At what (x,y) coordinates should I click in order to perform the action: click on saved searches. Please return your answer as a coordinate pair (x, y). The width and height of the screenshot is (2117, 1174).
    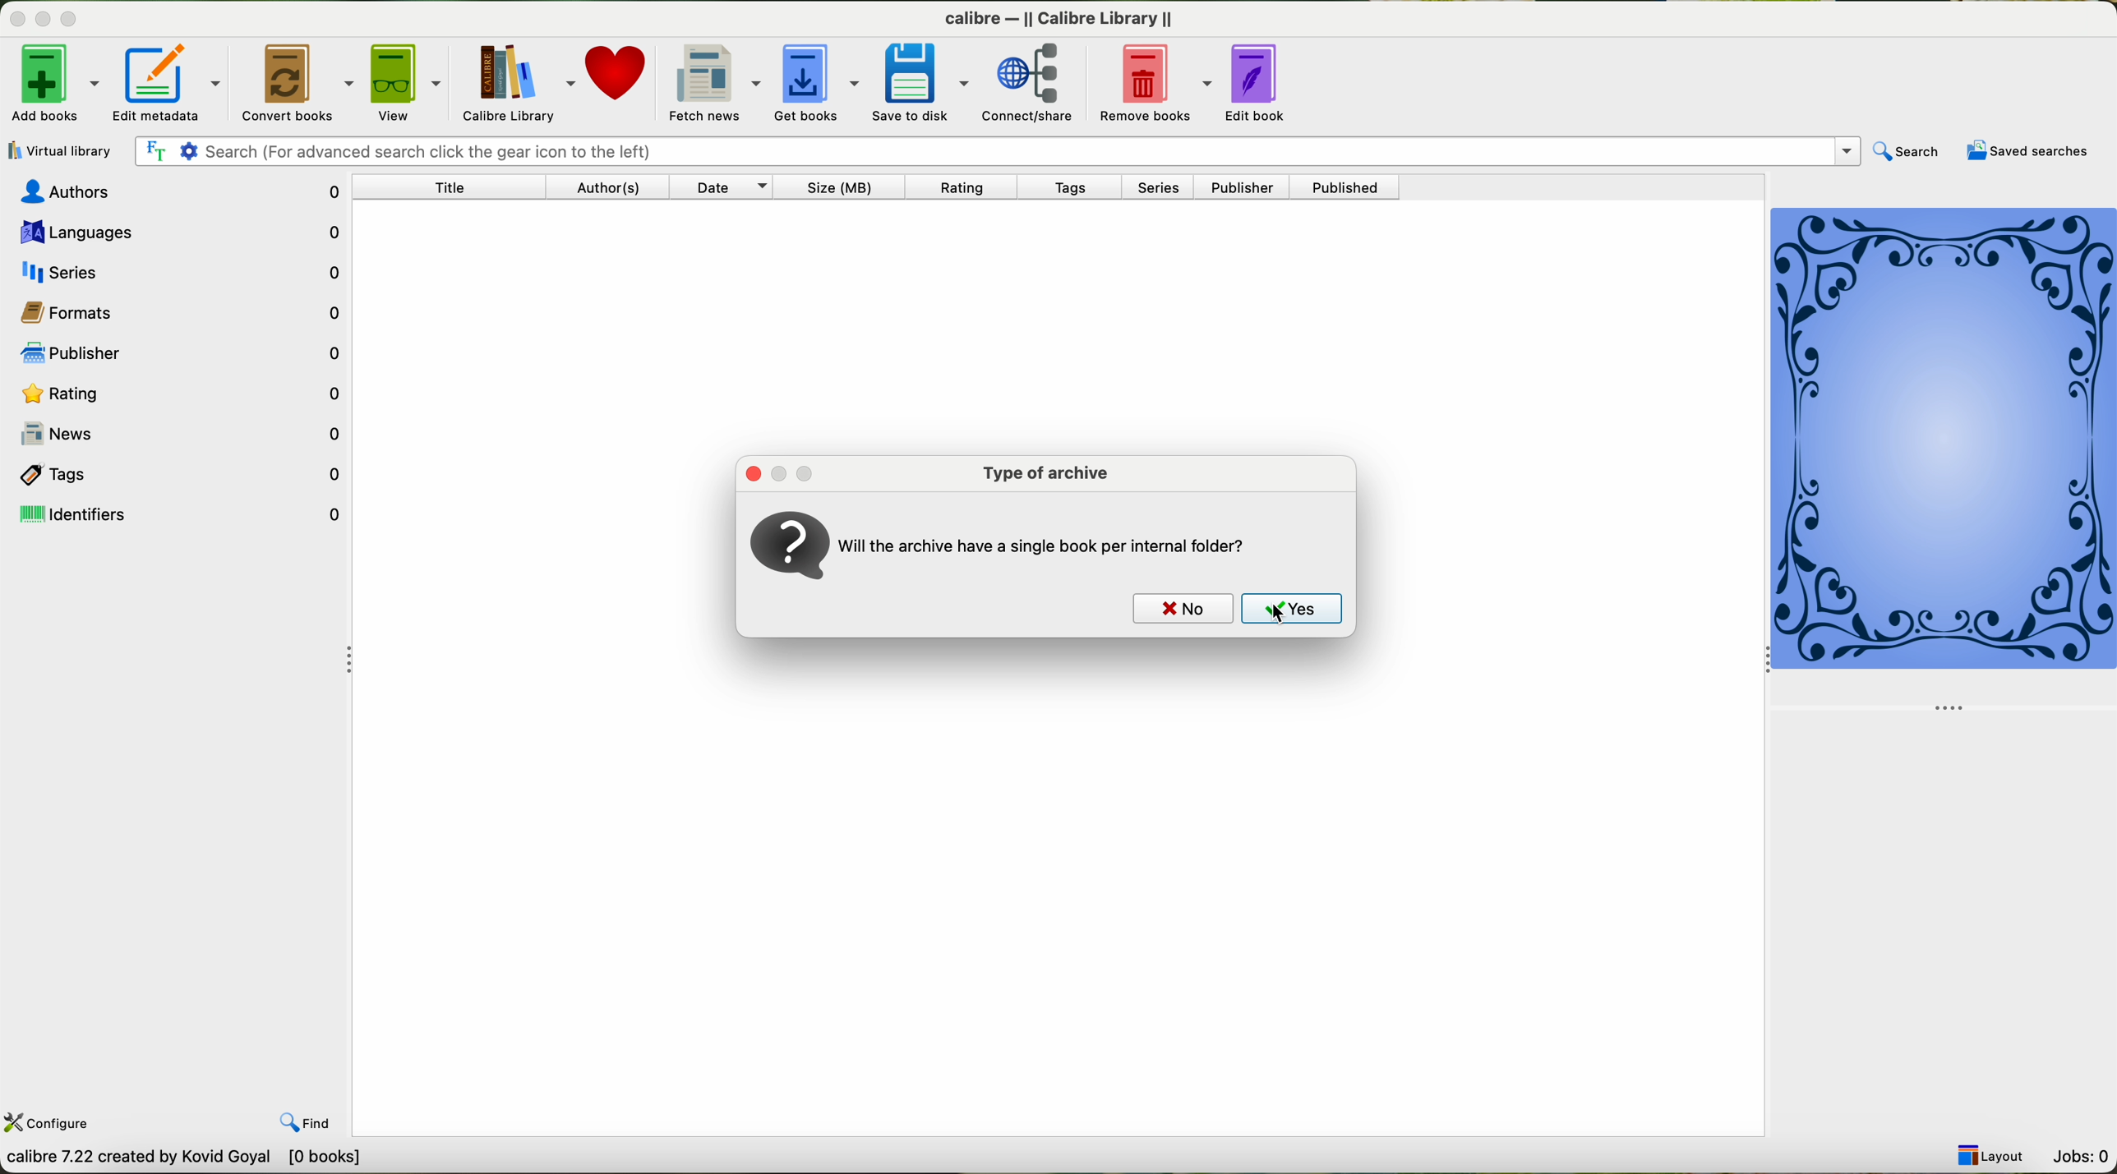
    Looking at the image, I should click on (2028, 153).